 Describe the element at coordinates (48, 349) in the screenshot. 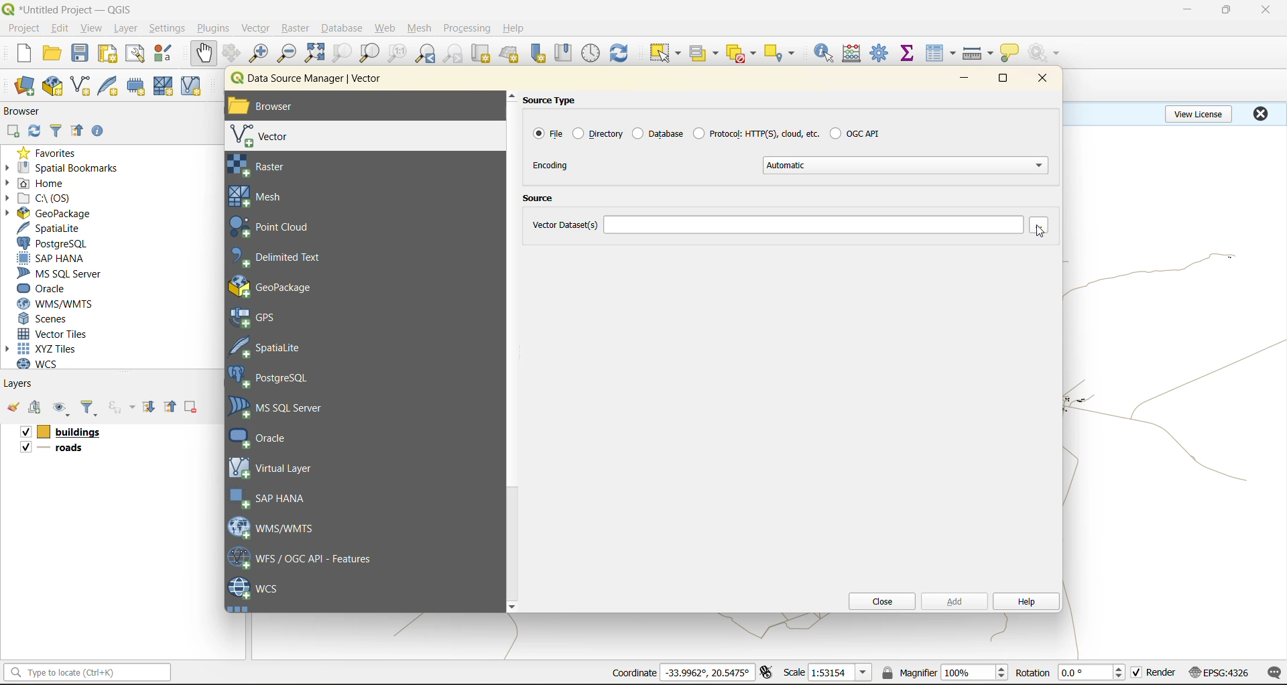

I see `xyz tiles` at that location.